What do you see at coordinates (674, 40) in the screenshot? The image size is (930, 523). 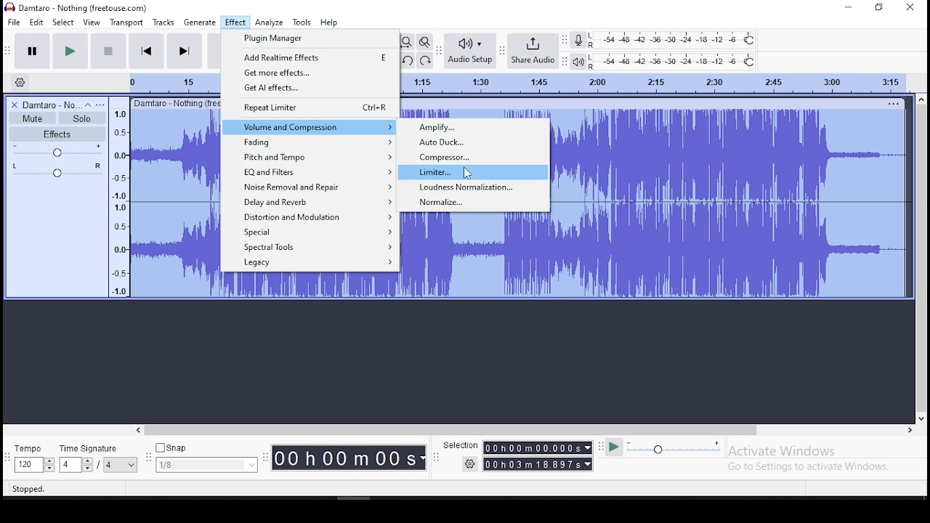 I see `recording level` at bounding box center [674, 40].